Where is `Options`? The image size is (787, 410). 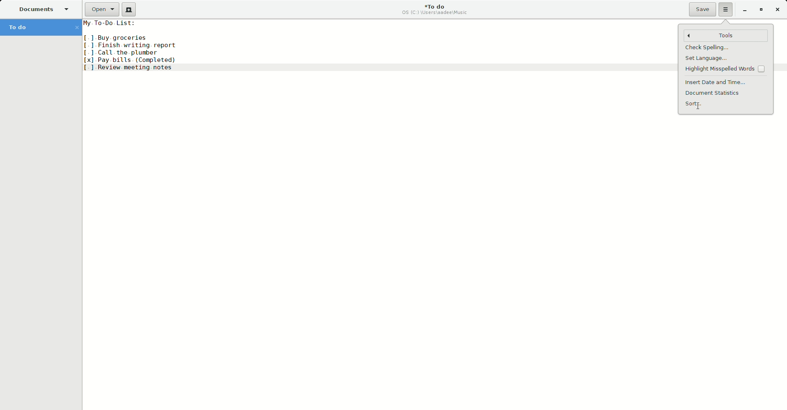
Options is located at coordinates (726, 10).